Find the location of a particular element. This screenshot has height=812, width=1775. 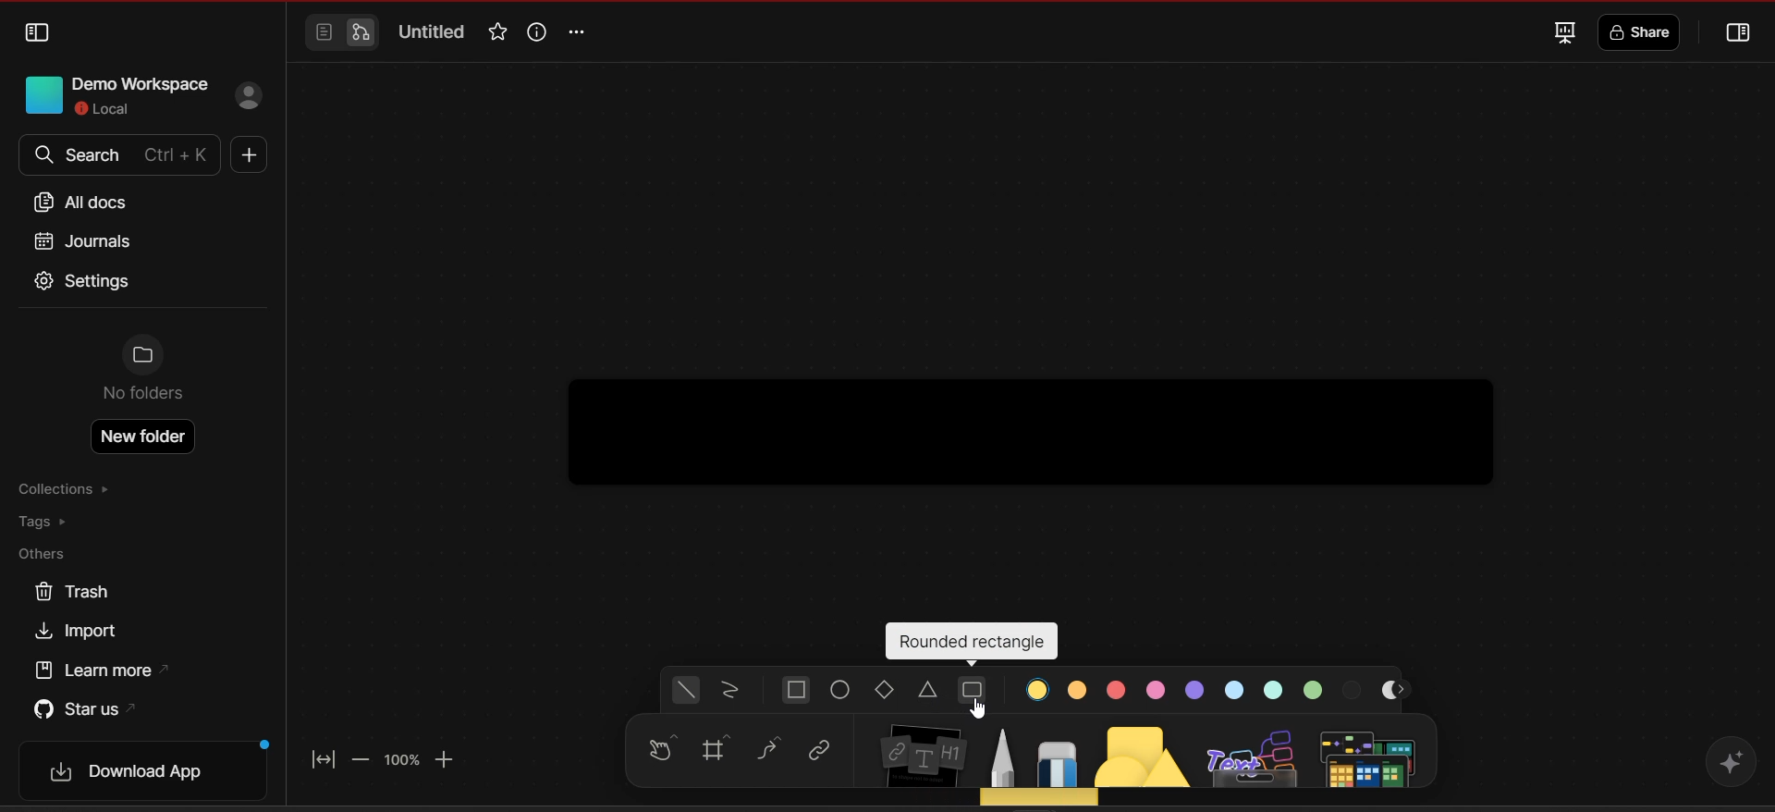

fit to screen is located at coordinates (327, 757).